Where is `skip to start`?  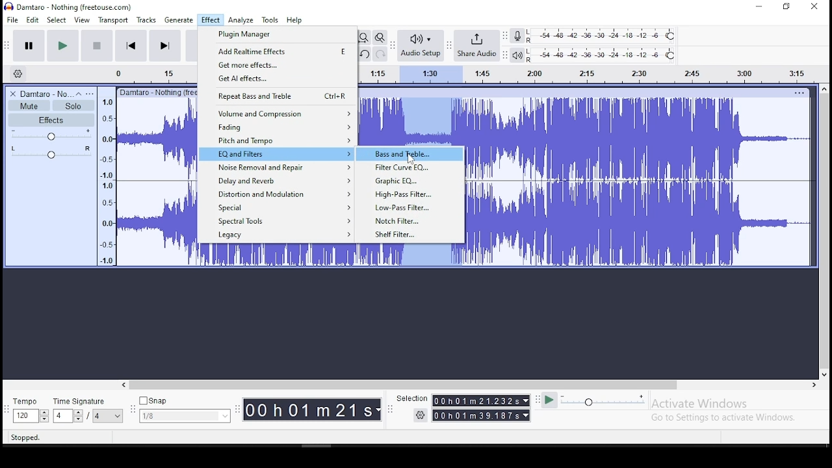 skip to start is located at coordinates (131, 45).